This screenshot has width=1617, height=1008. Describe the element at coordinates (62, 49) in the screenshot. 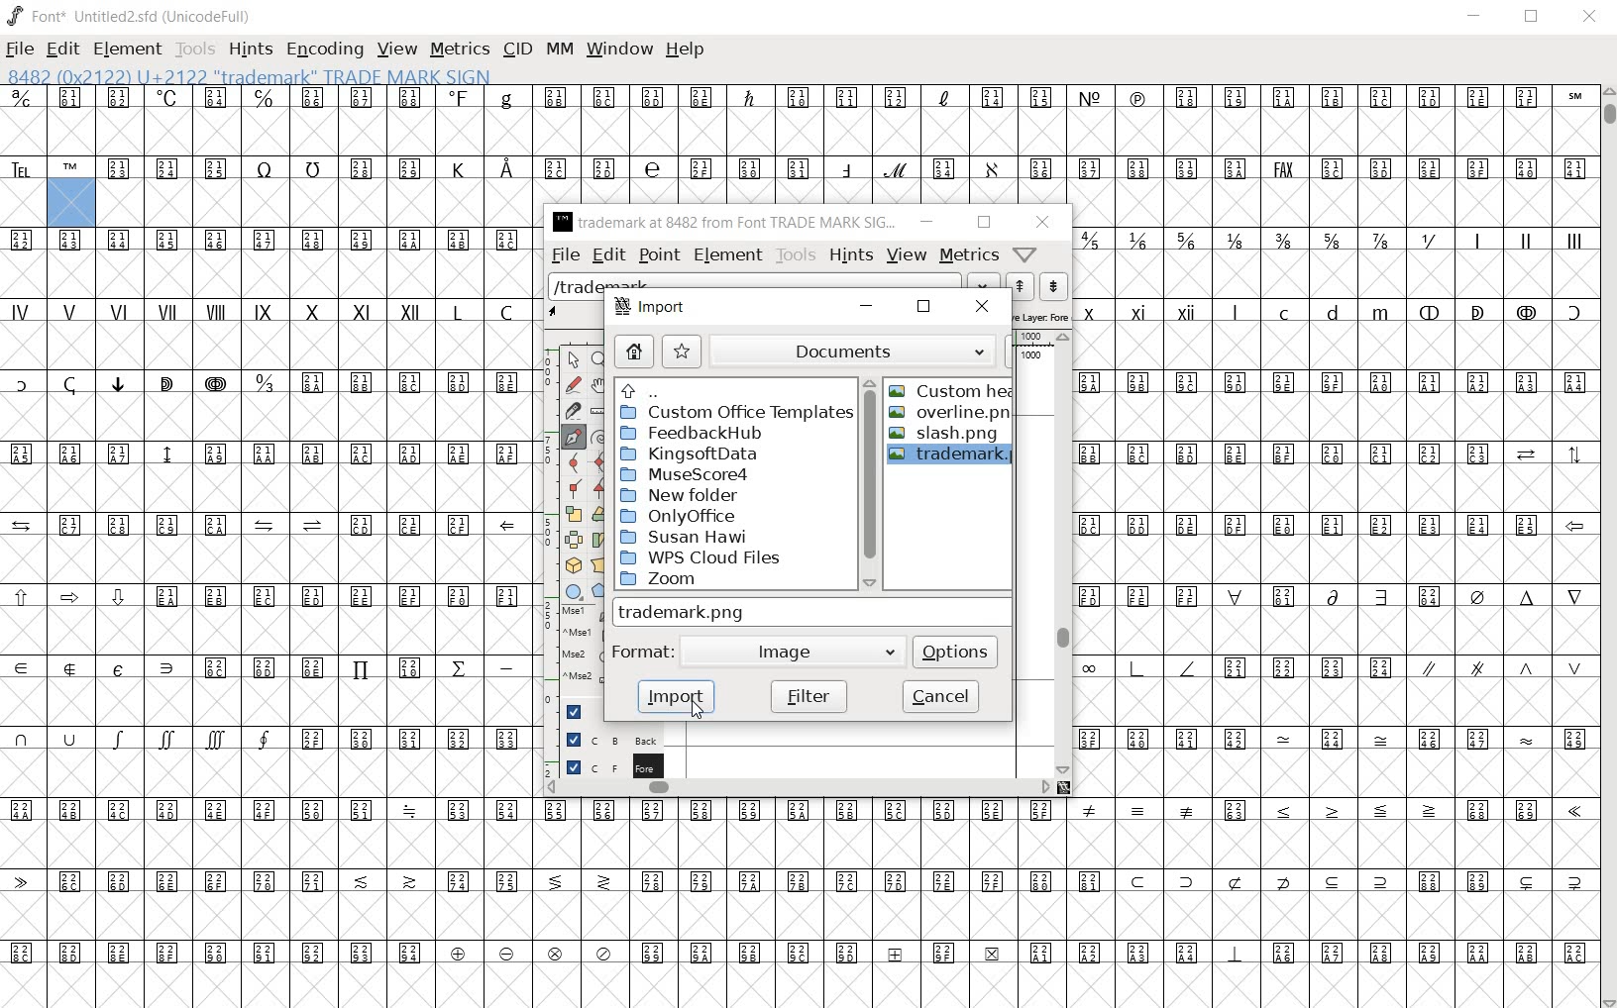

I see `EDIT` at that location.